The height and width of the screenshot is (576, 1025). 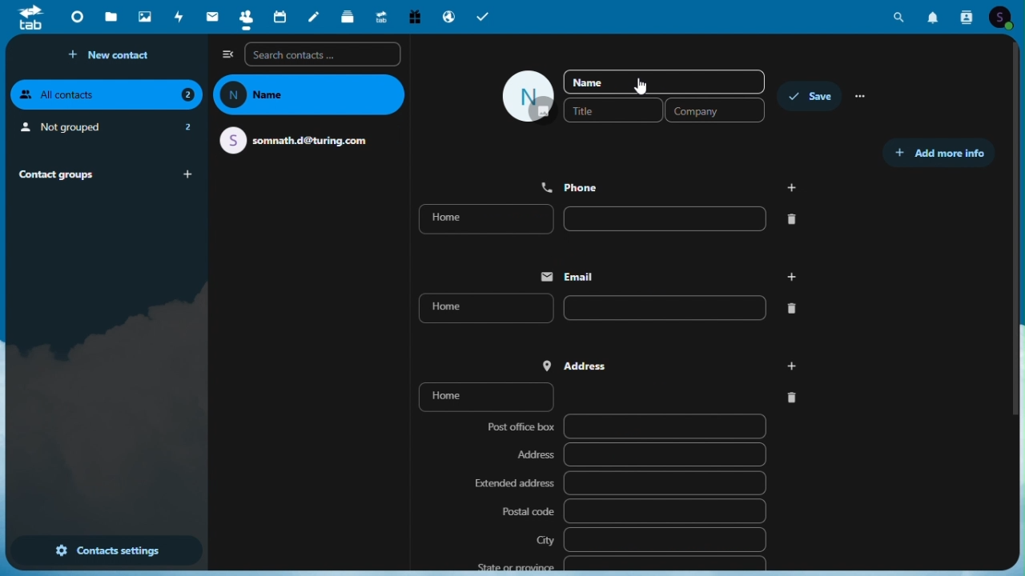 What do you see at coordinates (243, 18) in the screenshot?
I see `Contacts` at bounding box center [243, 18].